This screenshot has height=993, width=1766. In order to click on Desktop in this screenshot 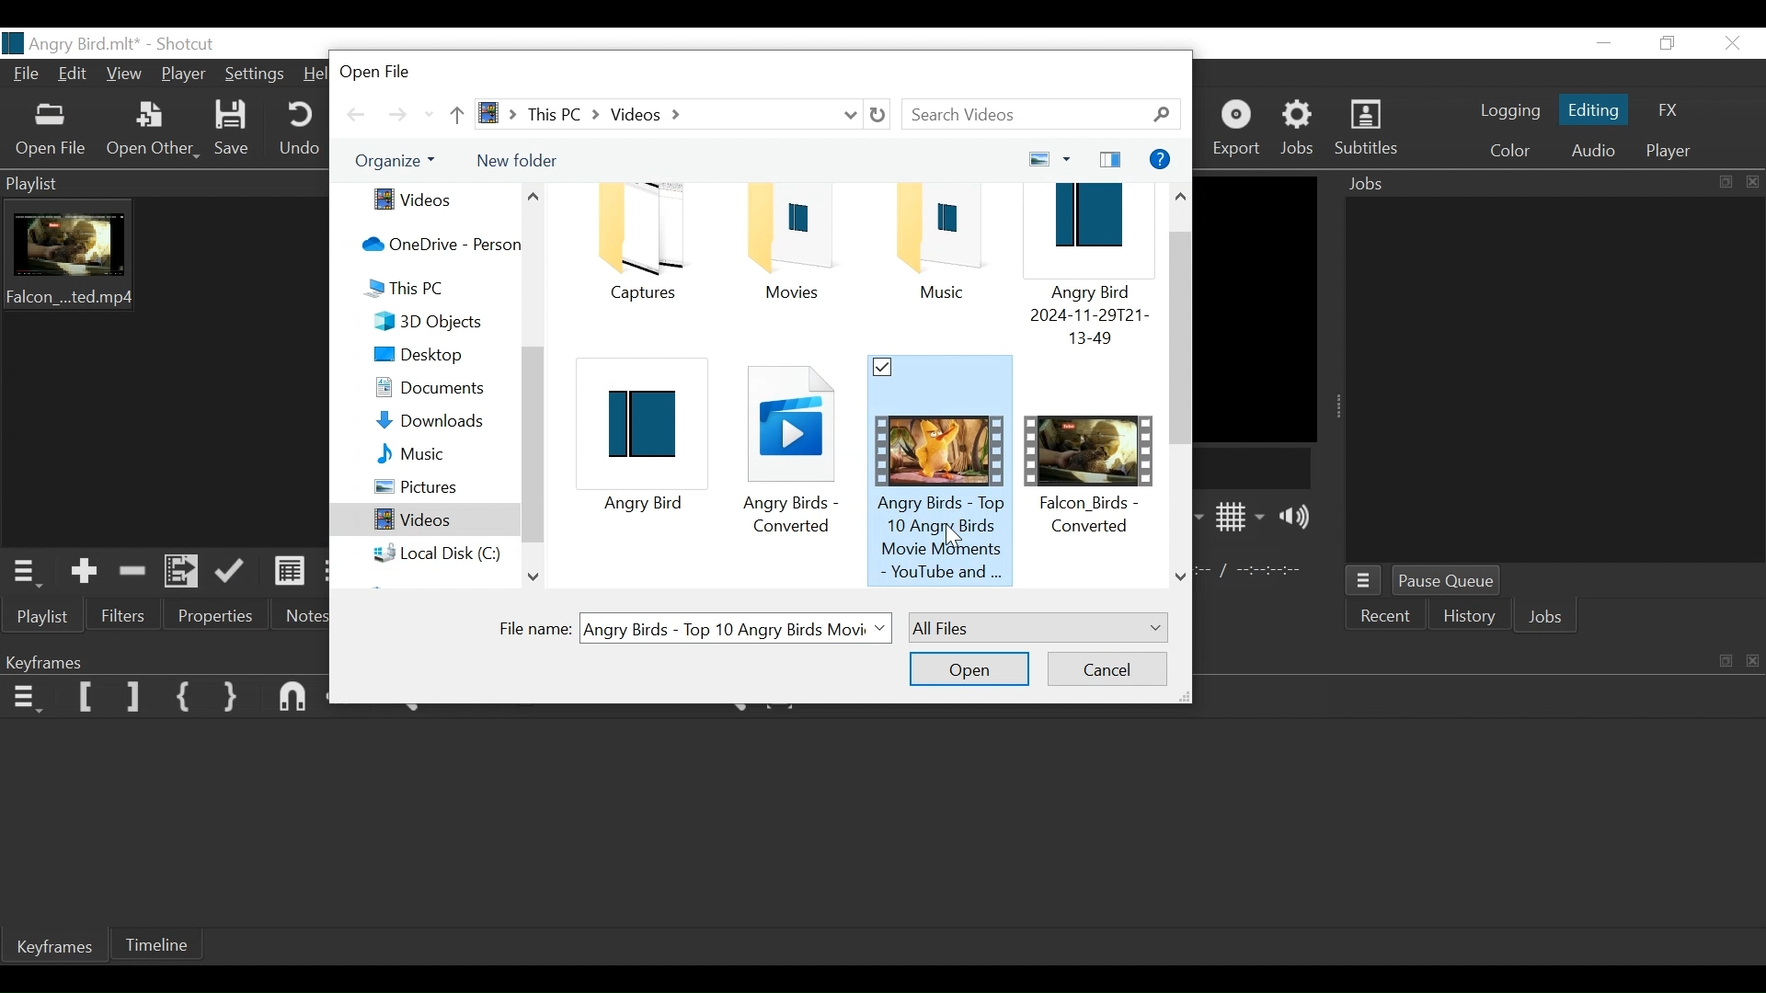, I will do `click(435, 355)`.